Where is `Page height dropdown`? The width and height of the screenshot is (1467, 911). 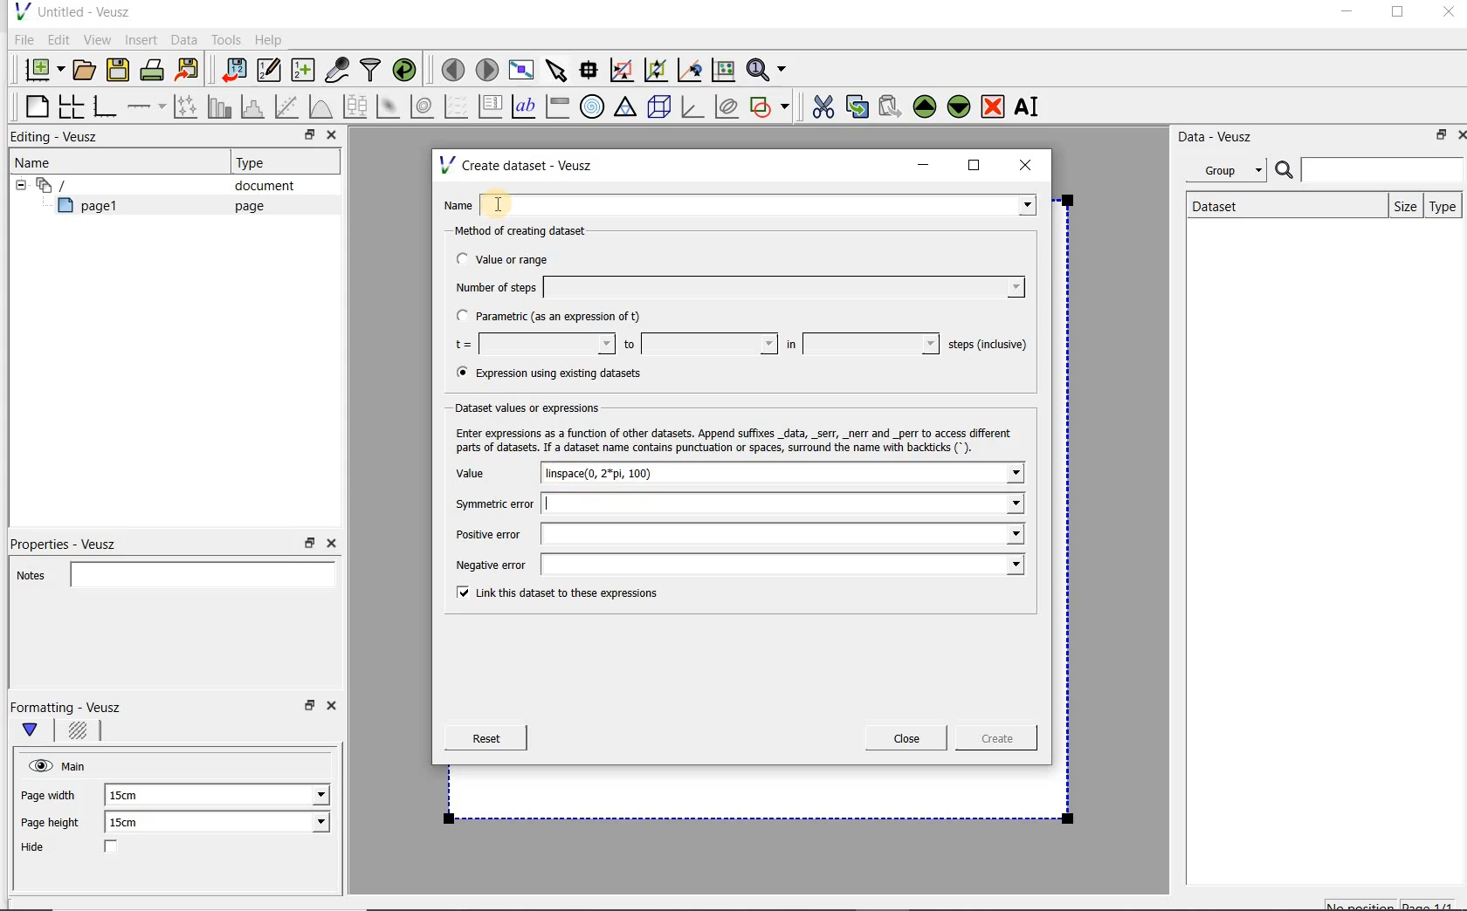 Page height dropdown is located at coordinates (309, 824).